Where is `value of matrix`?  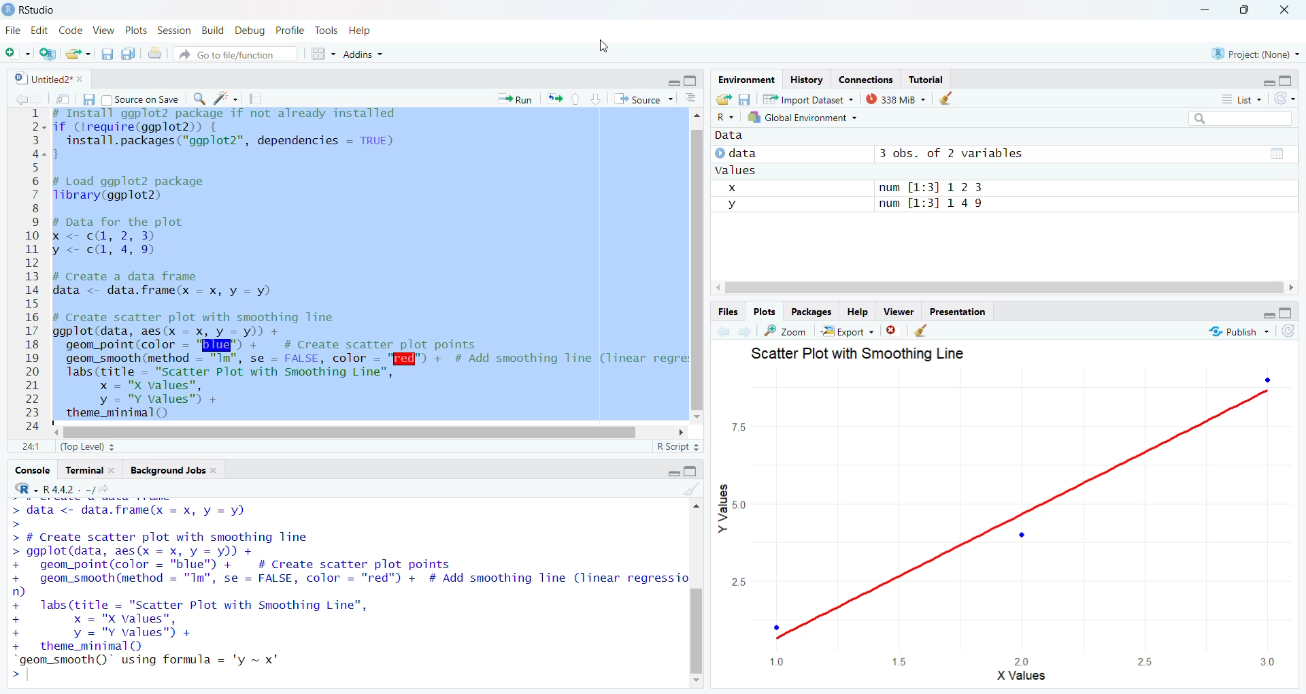
value of matrix is located at coordinates (1275, 156).